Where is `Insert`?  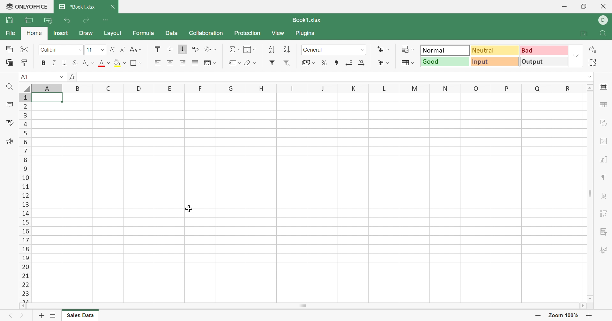 Insert is located at coordinates (62, 33).